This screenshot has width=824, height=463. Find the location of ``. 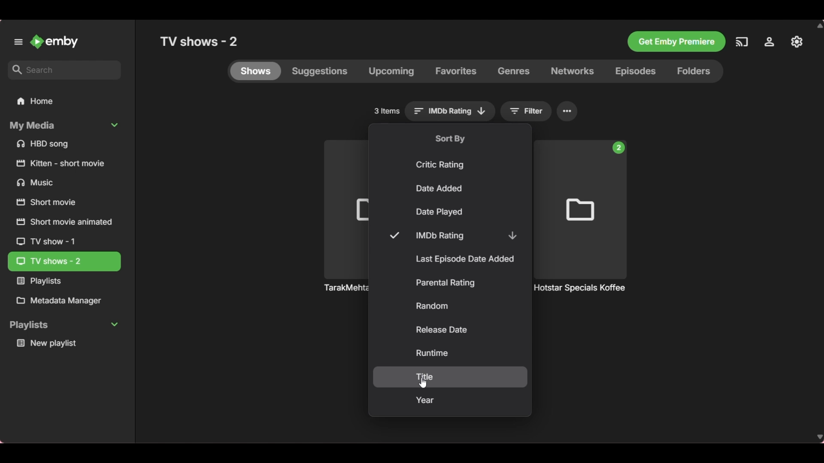

 is located at coordinates (742, 41).